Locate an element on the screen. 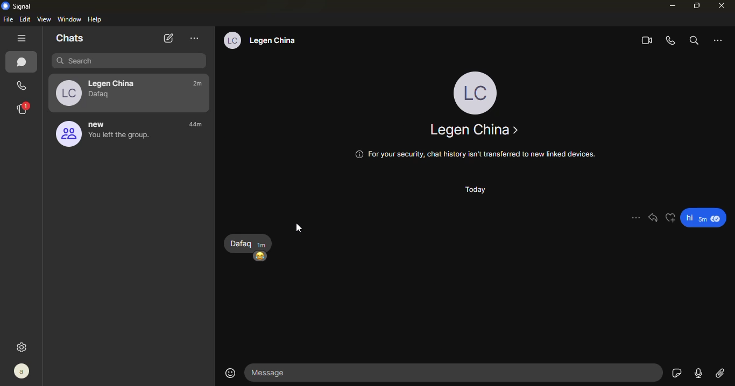 Image resolution: width=735 pixels, height=386 pixels. search is located at coordinates (692, 40).